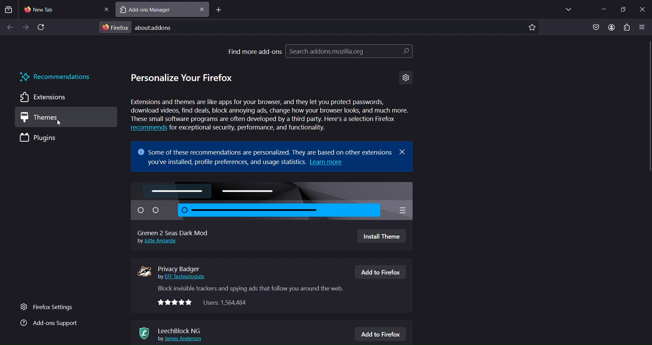  Describe the element at coordinates (173, 303) in the screenshot. I see `rating stars` at that location.